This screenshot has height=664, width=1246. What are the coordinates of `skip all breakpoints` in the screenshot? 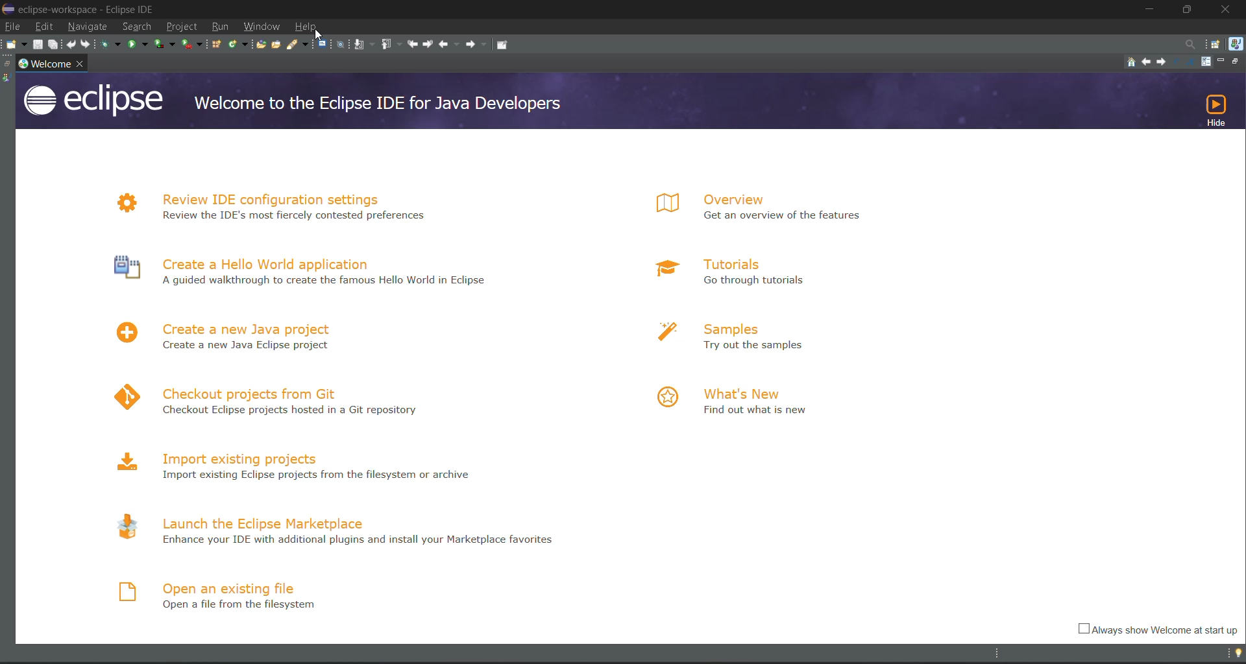 It's located at (340, 45).